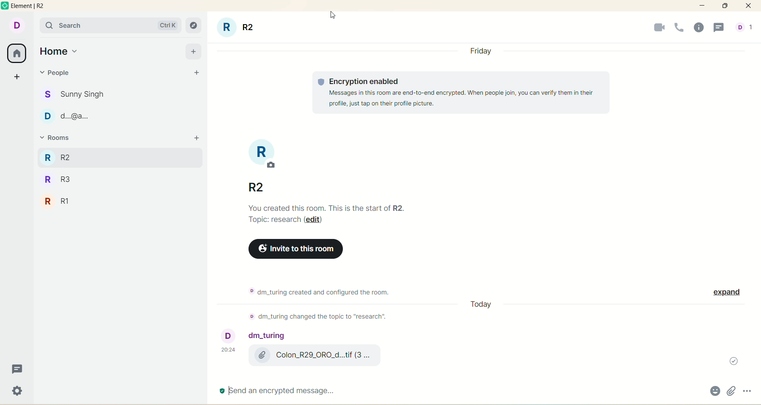 This screenshot has height=405, width=761. What do you see at coordinates (110, 25) in the screenshot?
I see `search` at bounding box center [110, 25].